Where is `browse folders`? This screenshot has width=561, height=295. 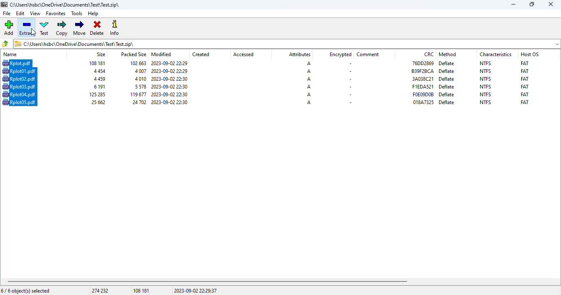 browse folders is located at coordinates (6, 44).